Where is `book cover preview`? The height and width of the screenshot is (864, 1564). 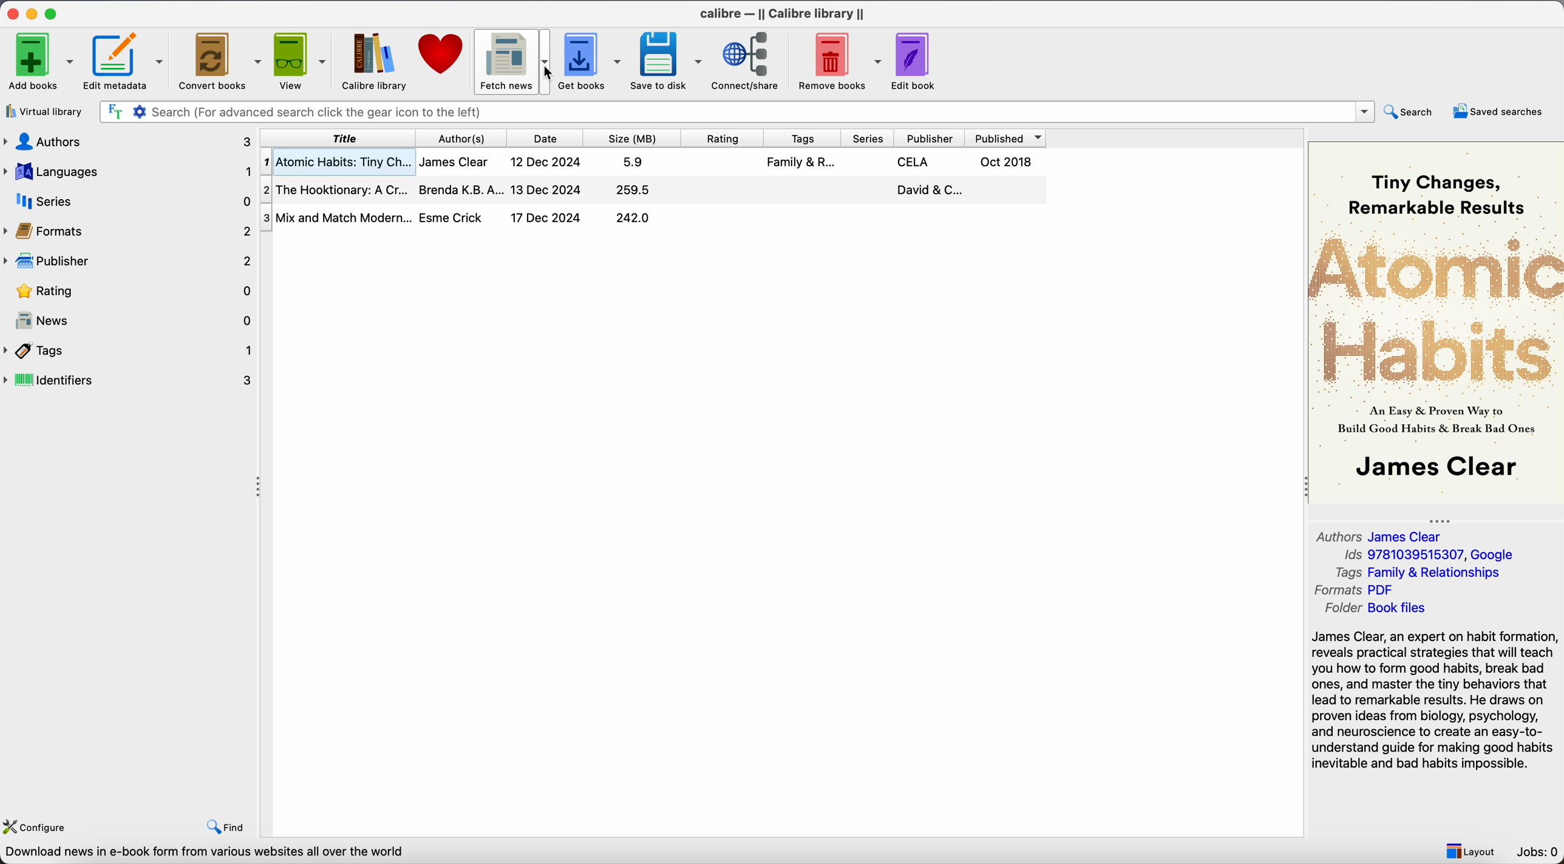 book cover preview is located at coordinates (1435, 322).